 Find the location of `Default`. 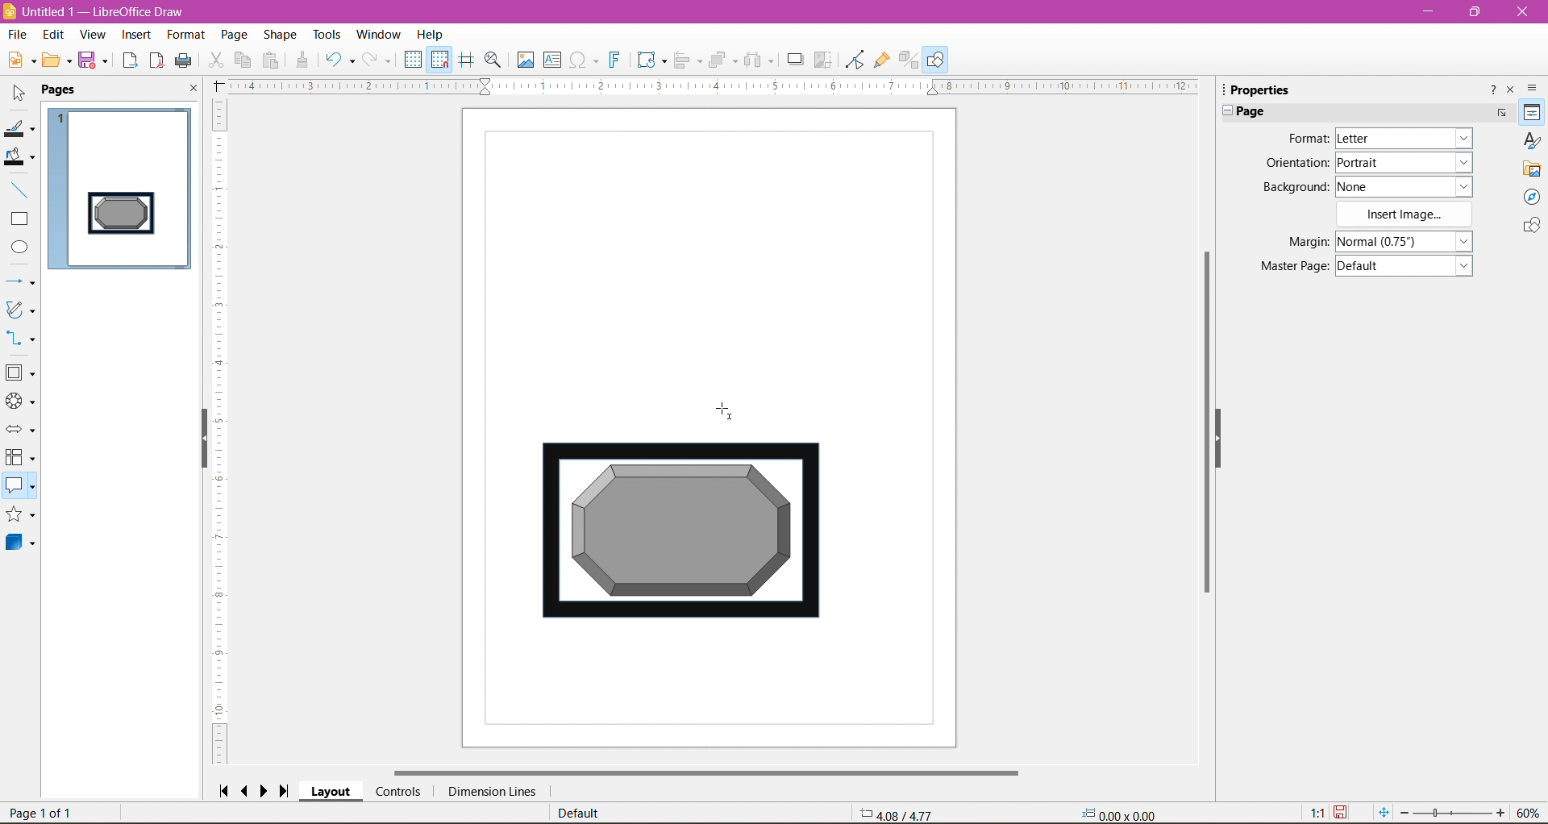

Default is located at coordinates (578, 814).